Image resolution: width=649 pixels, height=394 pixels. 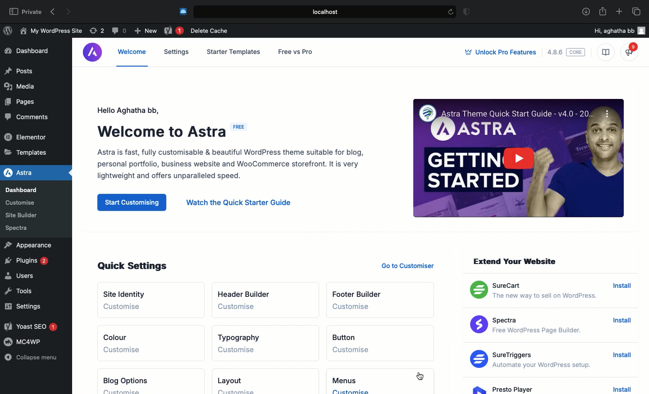 I want to click on Badge, so click(x=468, y=13).